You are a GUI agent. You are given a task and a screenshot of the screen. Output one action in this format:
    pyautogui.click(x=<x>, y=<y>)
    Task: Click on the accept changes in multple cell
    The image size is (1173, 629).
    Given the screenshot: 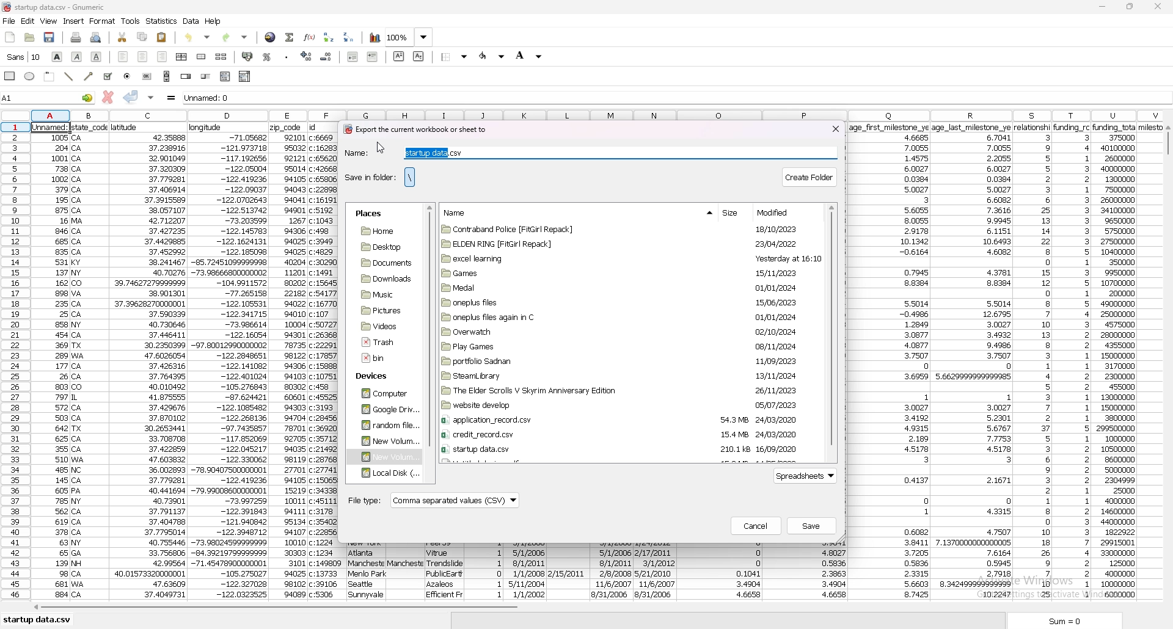 What is the action you would take?
    pyautogui.click(x=150, y=98)
    